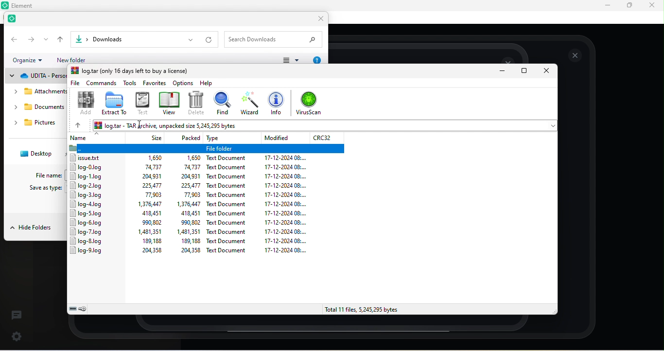 This screenshot has width=664, height=351. I want to click on save as, so click(45, 188).